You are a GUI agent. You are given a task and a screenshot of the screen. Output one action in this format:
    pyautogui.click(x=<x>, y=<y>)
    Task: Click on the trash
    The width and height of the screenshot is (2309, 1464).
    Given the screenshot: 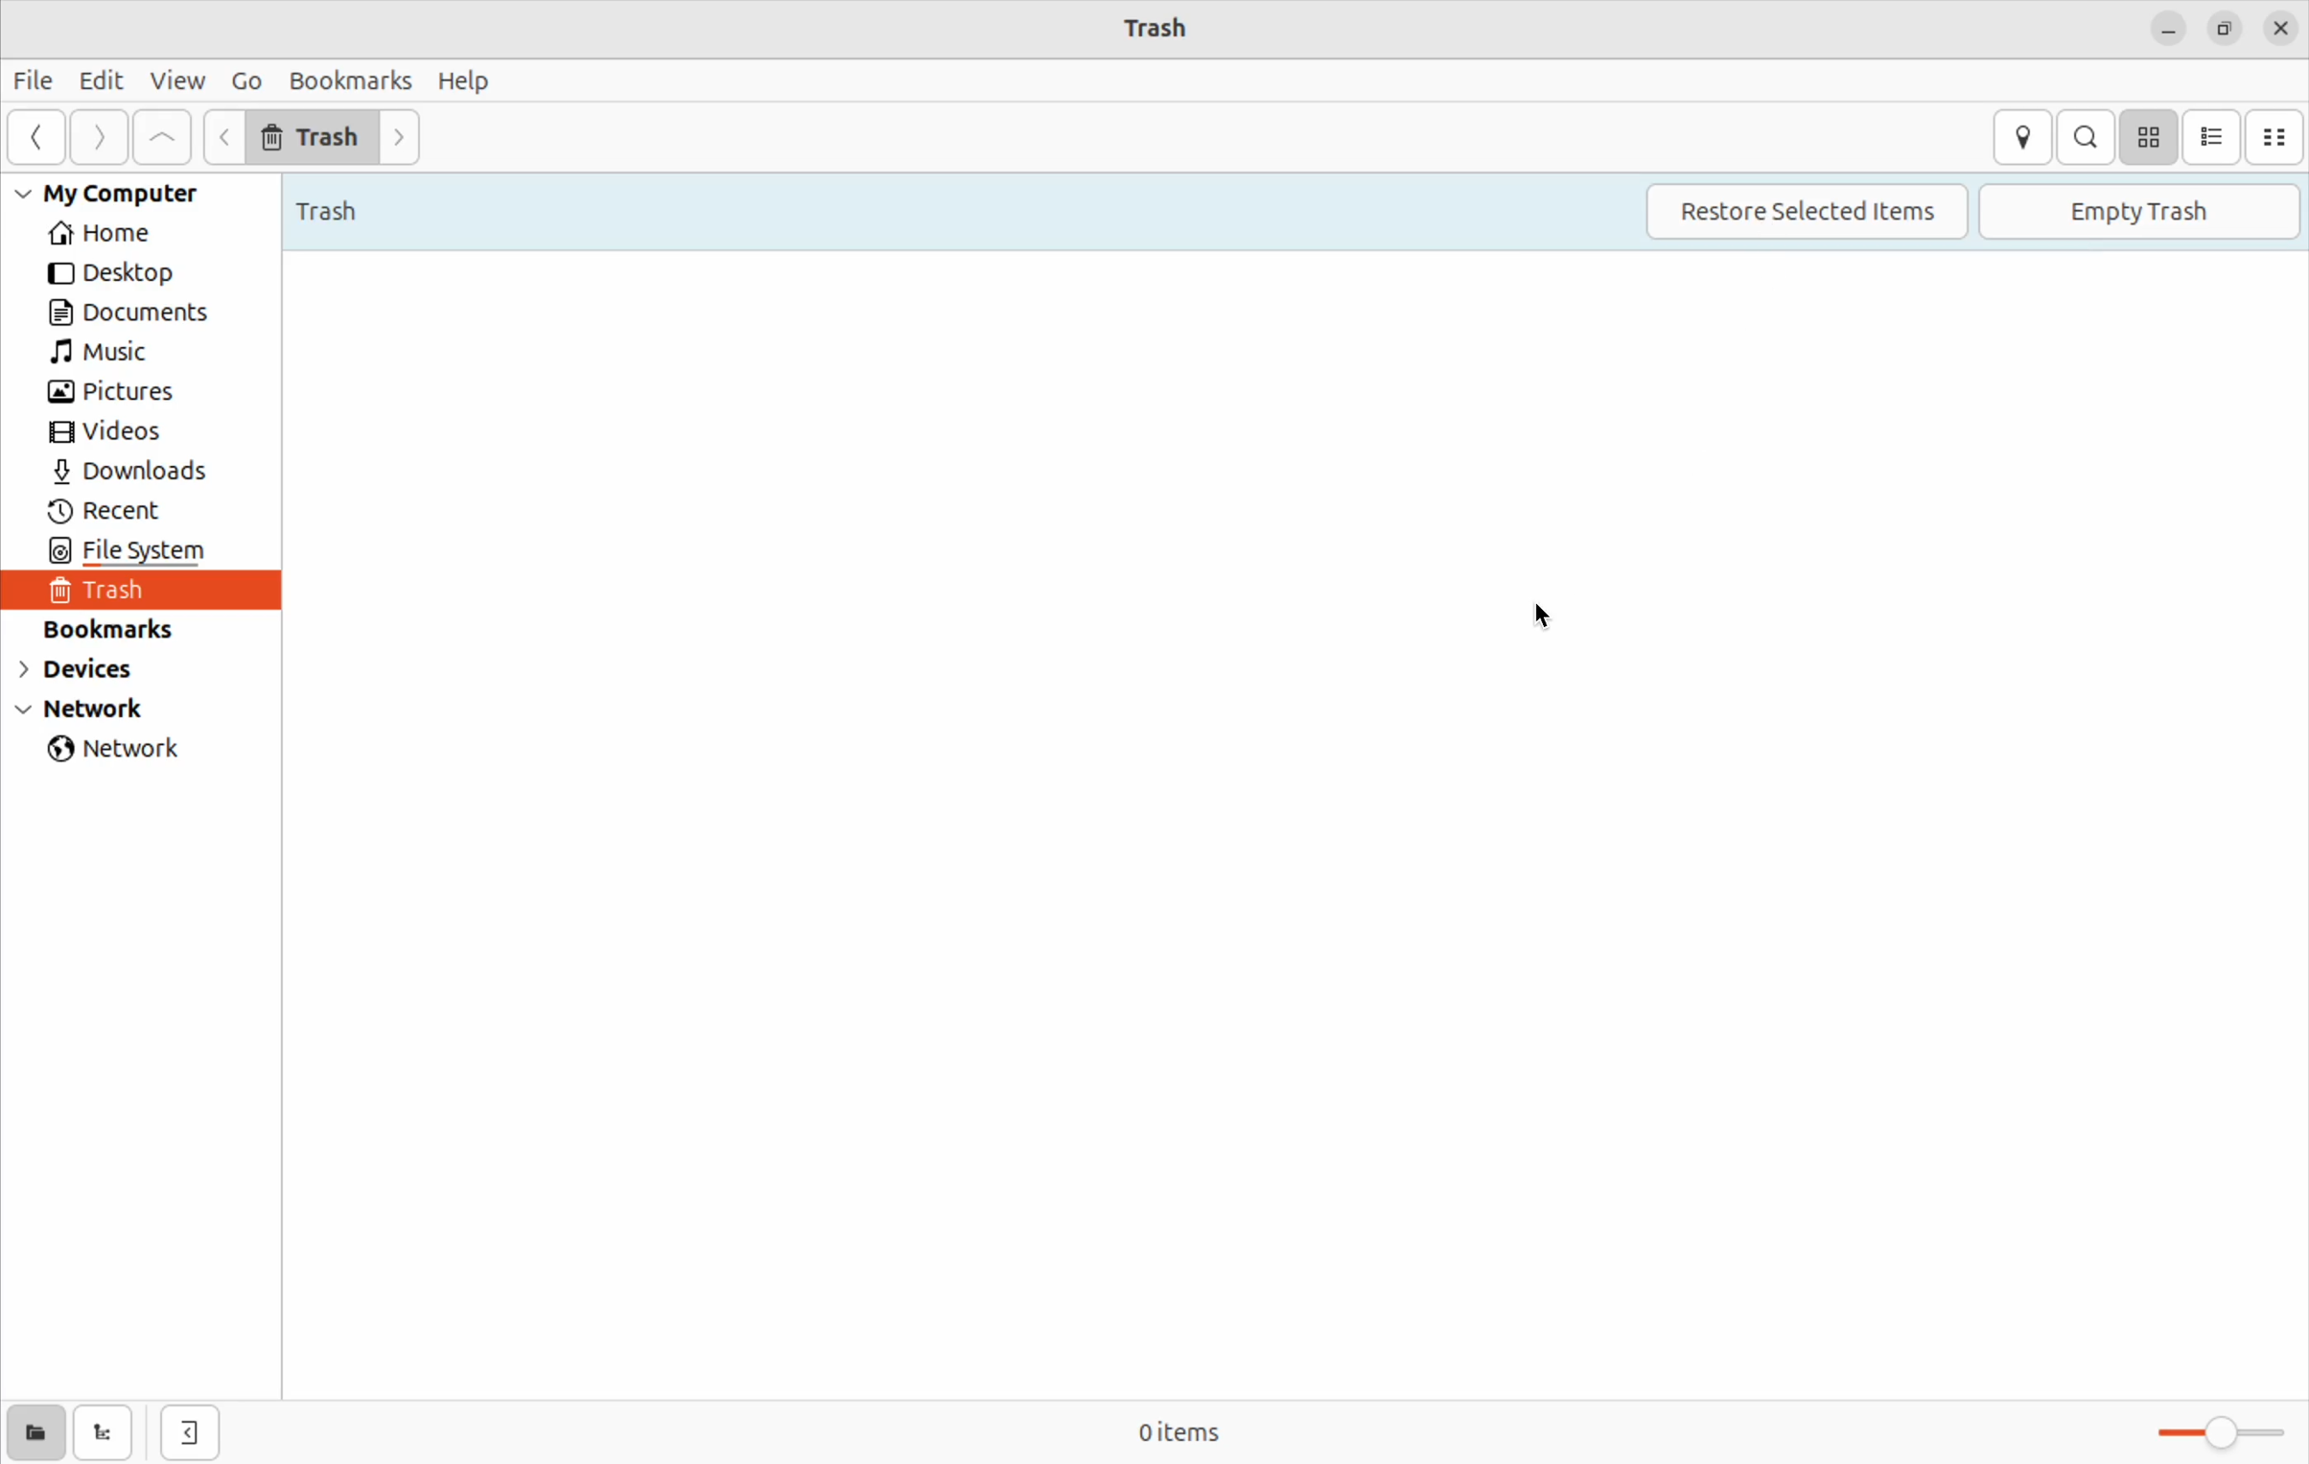 What is the action you would take?
    pyautogui.click(x=1160, y=28)
    